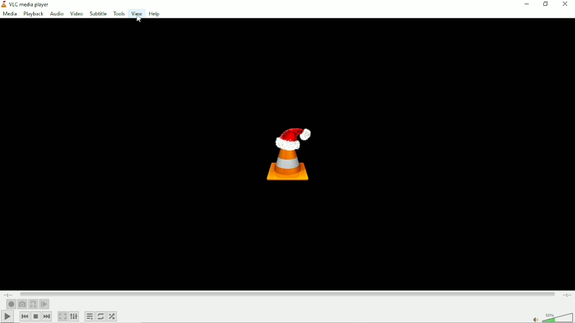 This screenshot has width=575, height=323. What do you see at coordinates (36, 317) in the screenshot?
I see `Stop playlist` at bounding box center [36, 317].